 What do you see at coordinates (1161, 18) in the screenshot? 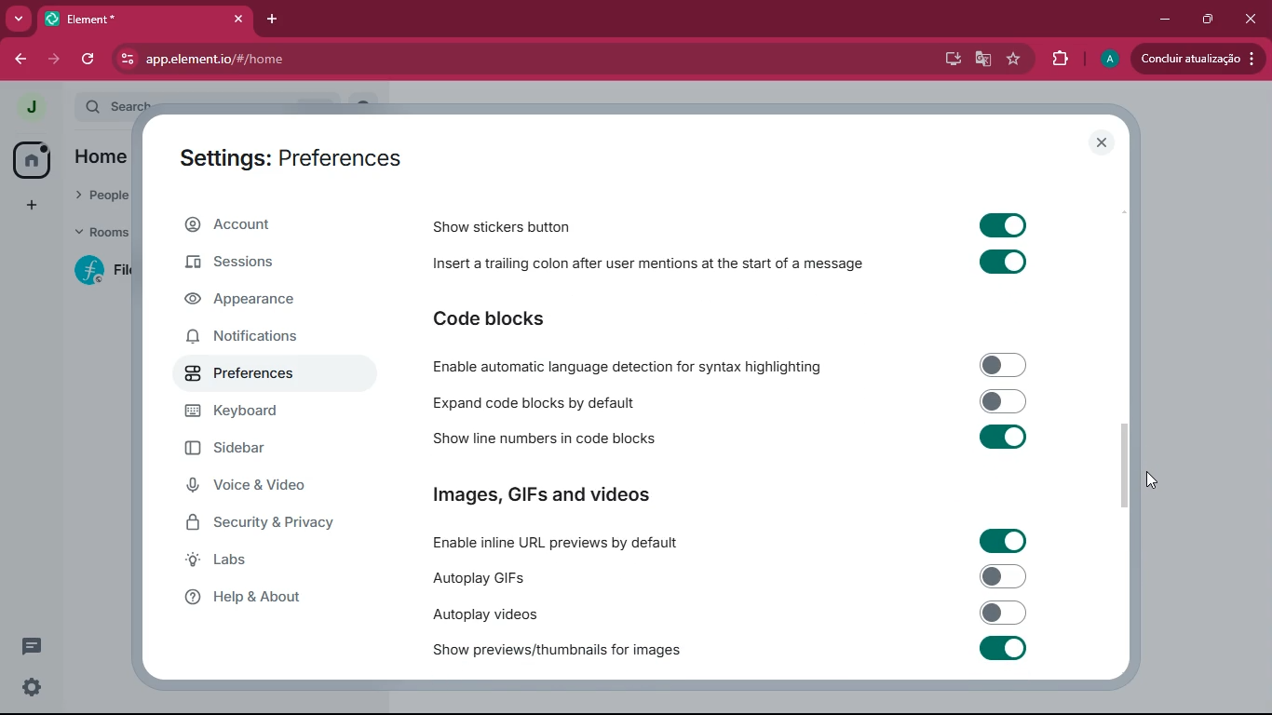
I see `minimize` at bounding box center [1161, 18].